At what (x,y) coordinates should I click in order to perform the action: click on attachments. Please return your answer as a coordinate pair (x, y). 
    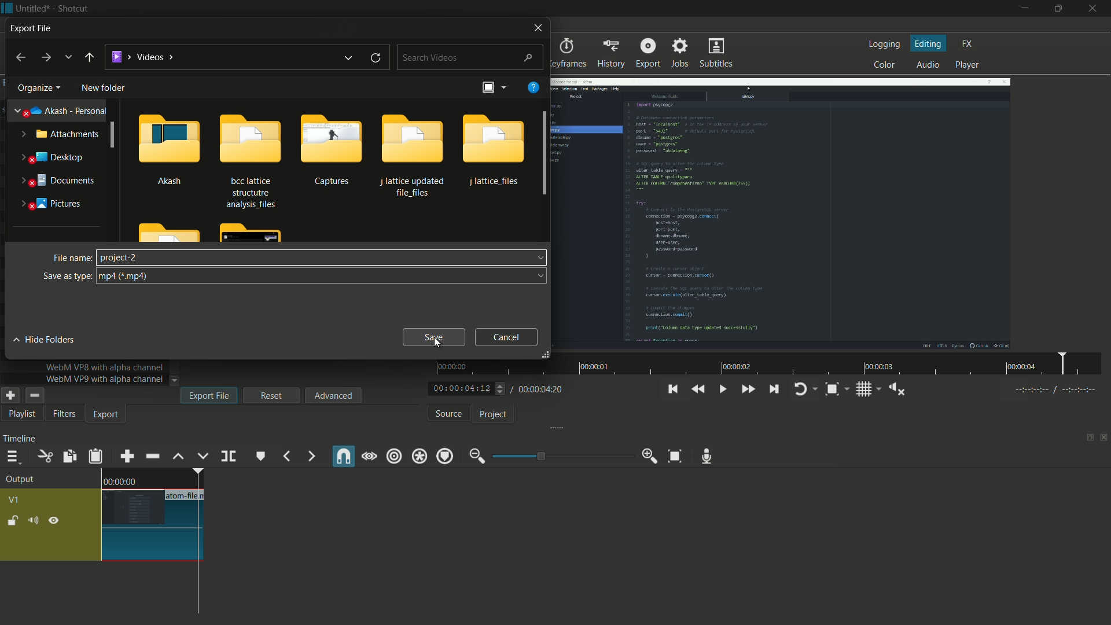
    Looking at the image, I should click on (61, 135).